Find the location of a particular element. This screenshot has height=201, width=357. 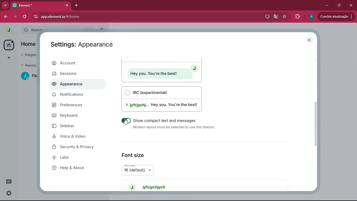

back is located at coordinates (6, 17).